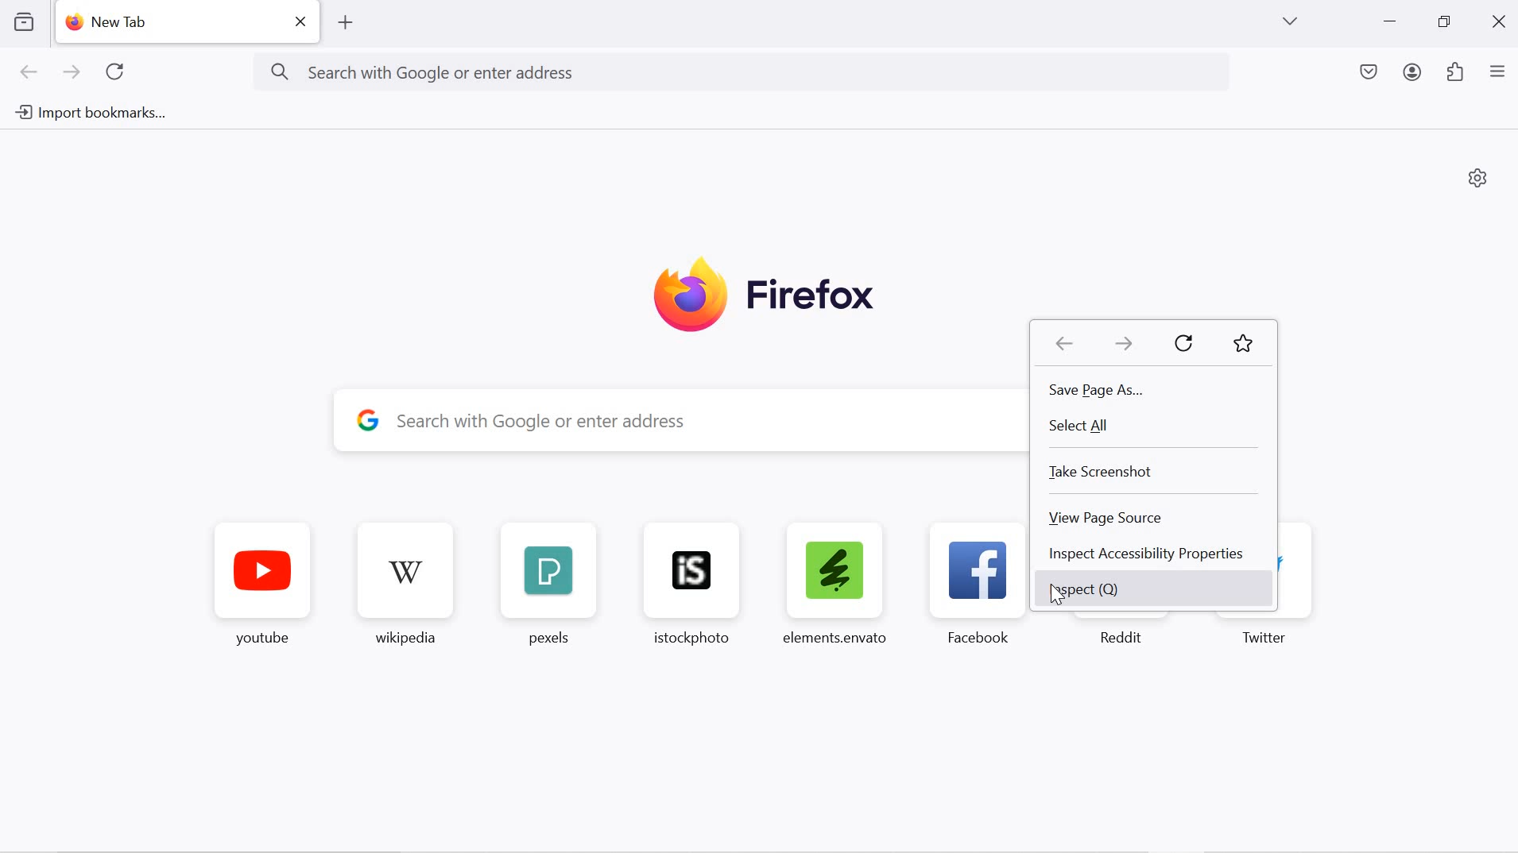 The width and height of the screenshot is (1518, 853). Describe the element at coordinates (759, 294) in the screenshot. I see `Firefox Logo` at that location.